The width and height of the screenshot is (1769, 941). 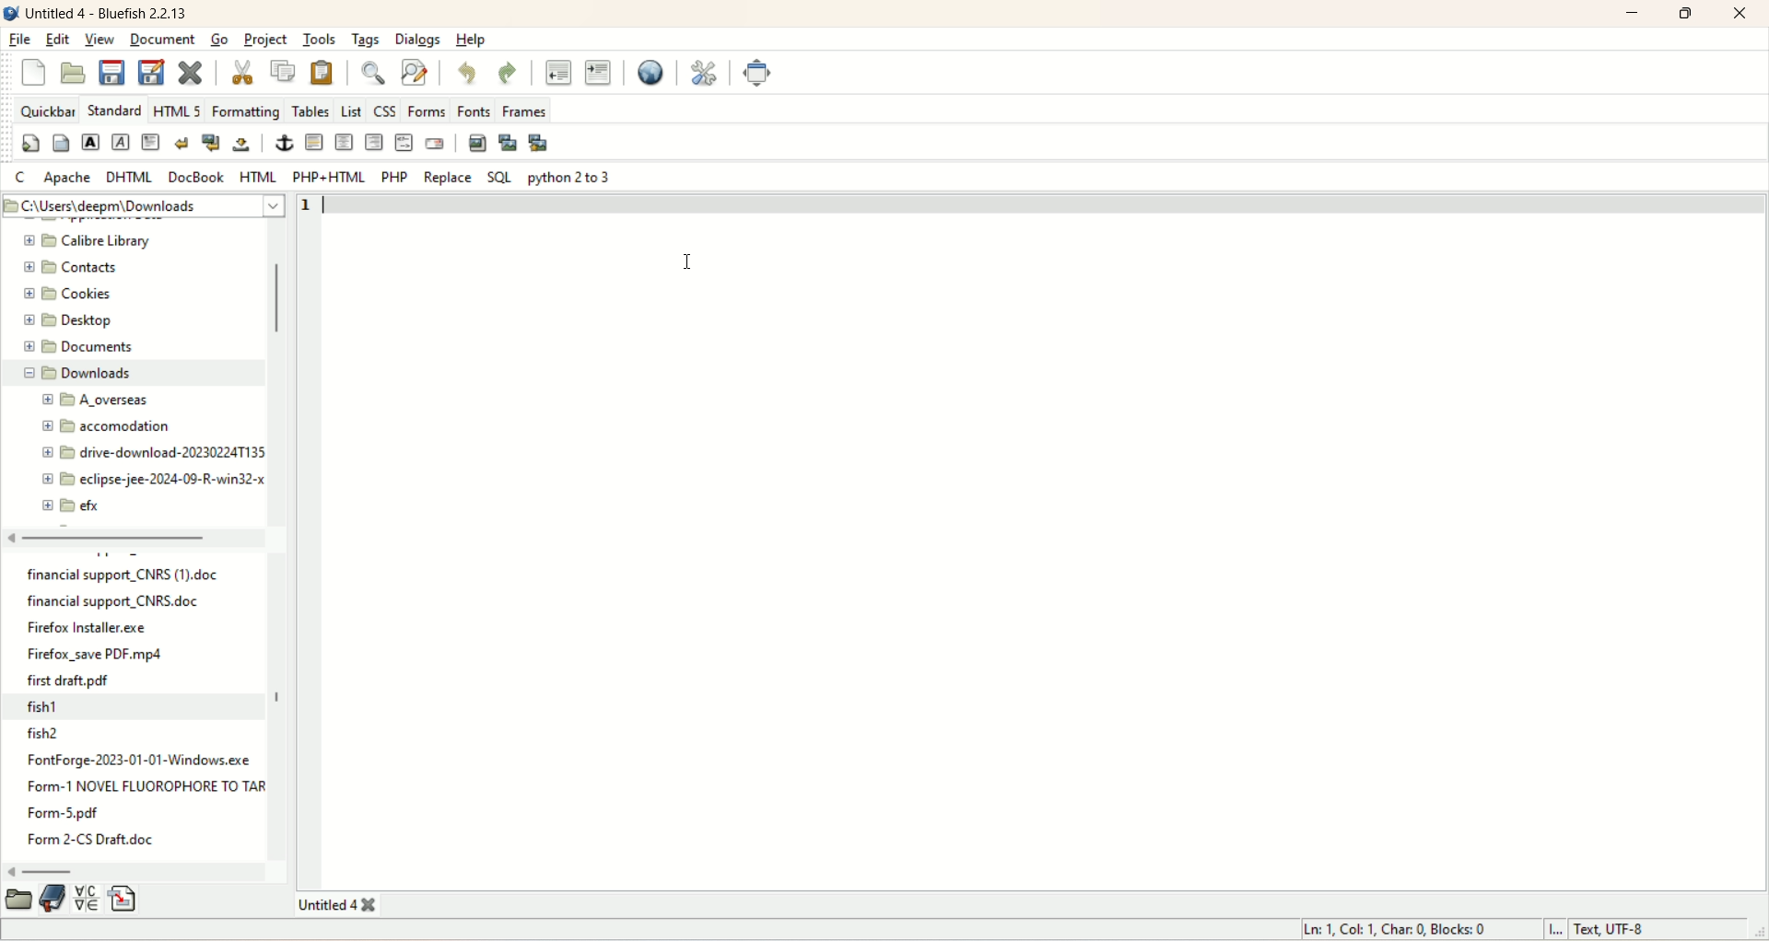 I want to click on preview in browse, so click(x=650, y=71).